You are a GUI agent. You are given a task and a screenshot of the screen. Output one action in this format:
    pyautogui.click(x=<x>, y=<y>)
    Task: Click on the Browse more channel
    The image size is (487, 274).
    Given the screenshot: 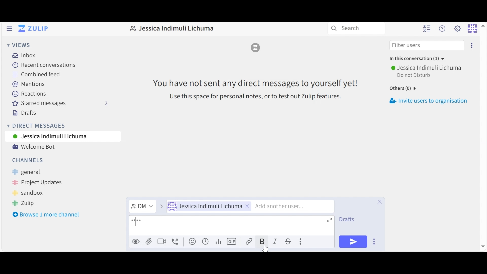 What is the action you would take?
    pyautogui.click(x=46, y=215)
    